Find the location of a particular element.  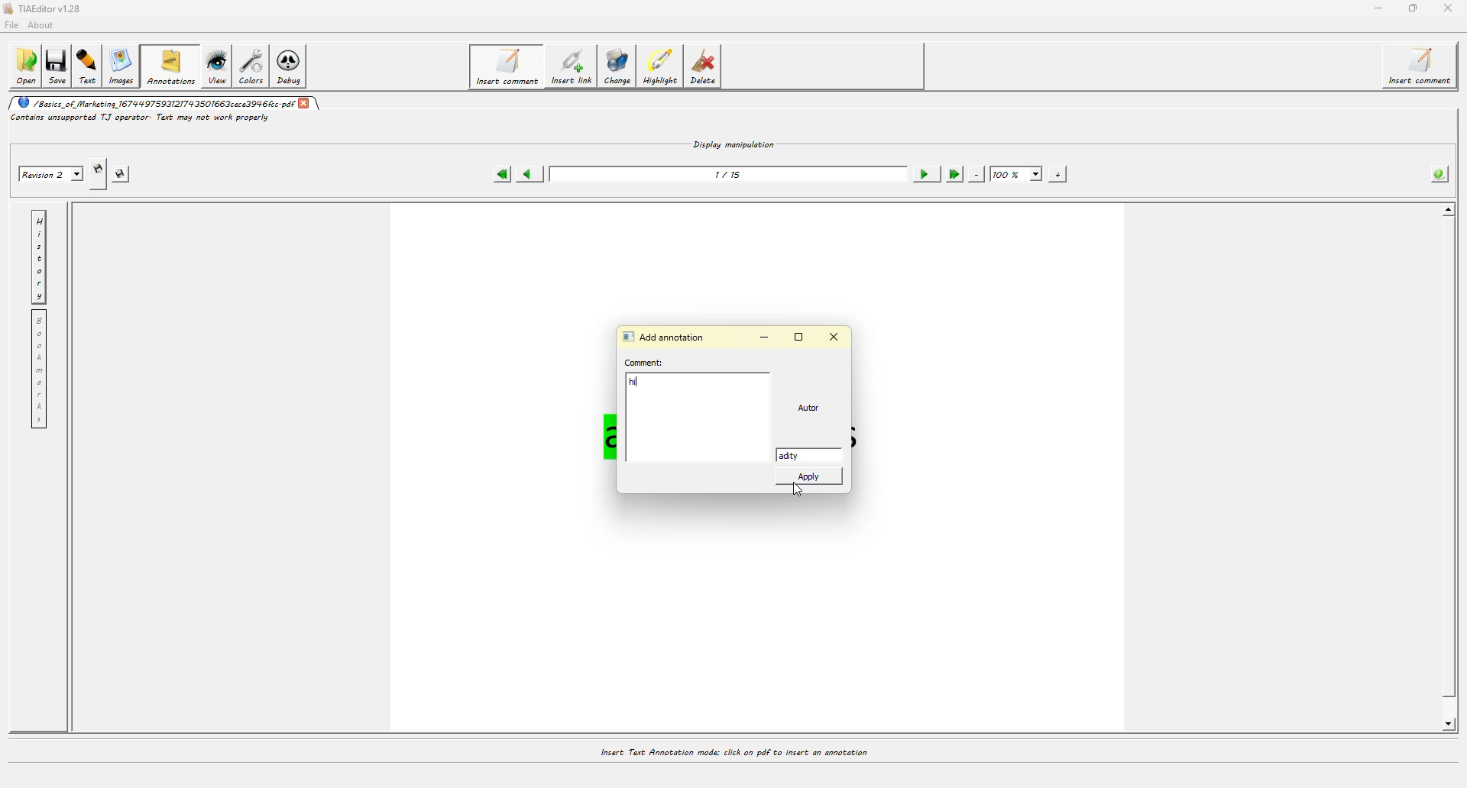

close is located at coordinates (304, 102).